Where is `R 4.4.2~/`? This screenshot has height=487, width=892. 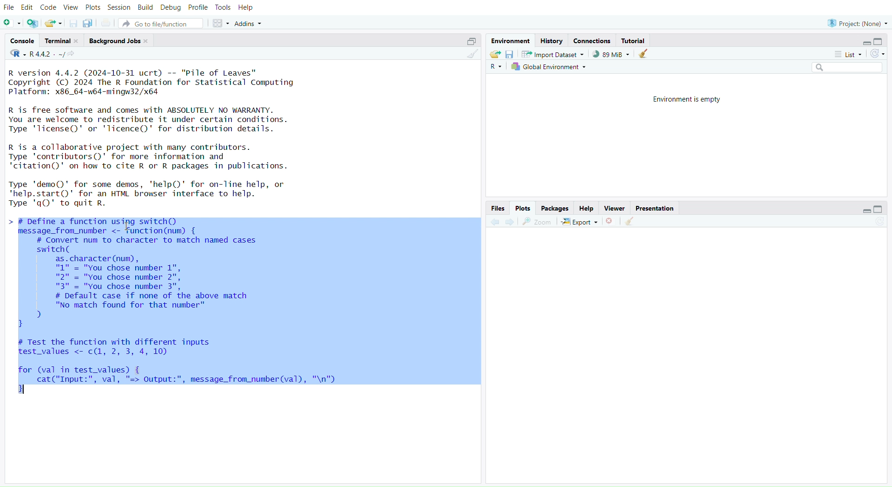
R 4.4.2~/ is located at coordinates (46, 55).